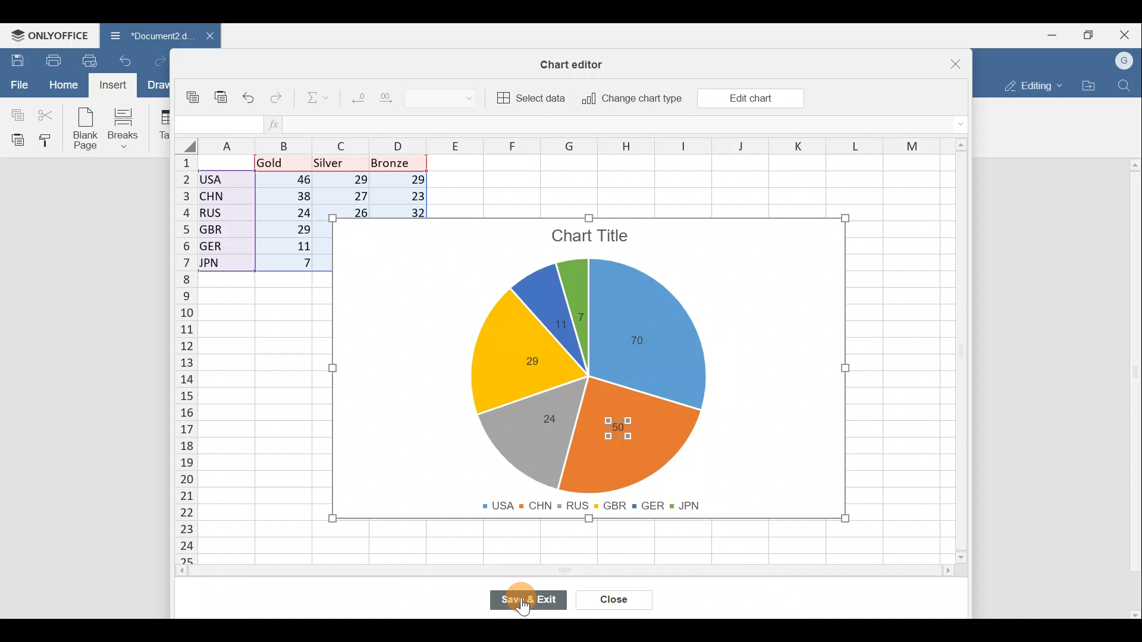  Describe the element at coordinates (1128, 34) in the screenshot. I see `Close` at that location.